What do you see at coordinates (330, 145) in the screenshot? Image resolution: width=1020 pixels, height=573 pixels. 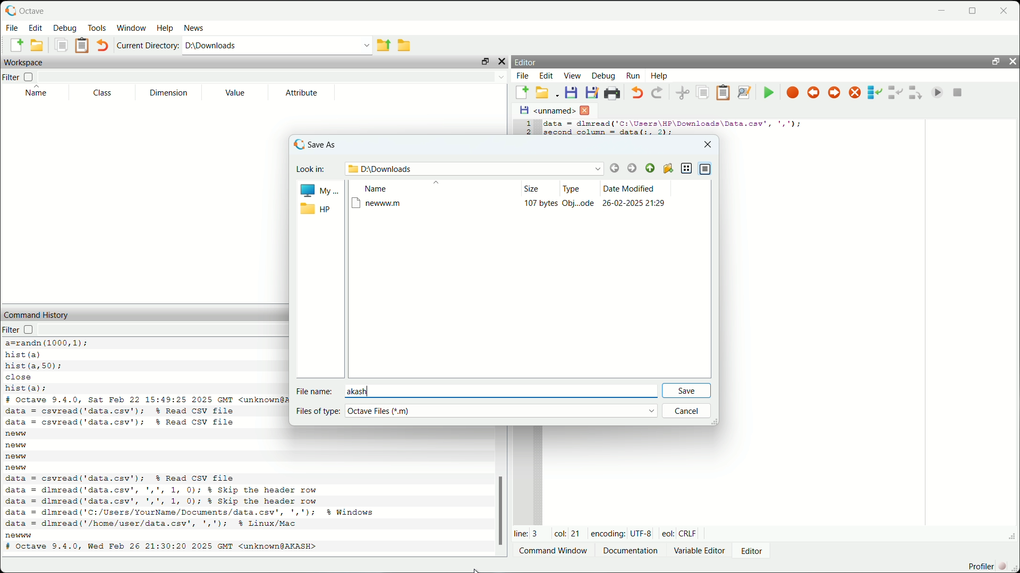 I see `save as` at bounding box center [330, 145].